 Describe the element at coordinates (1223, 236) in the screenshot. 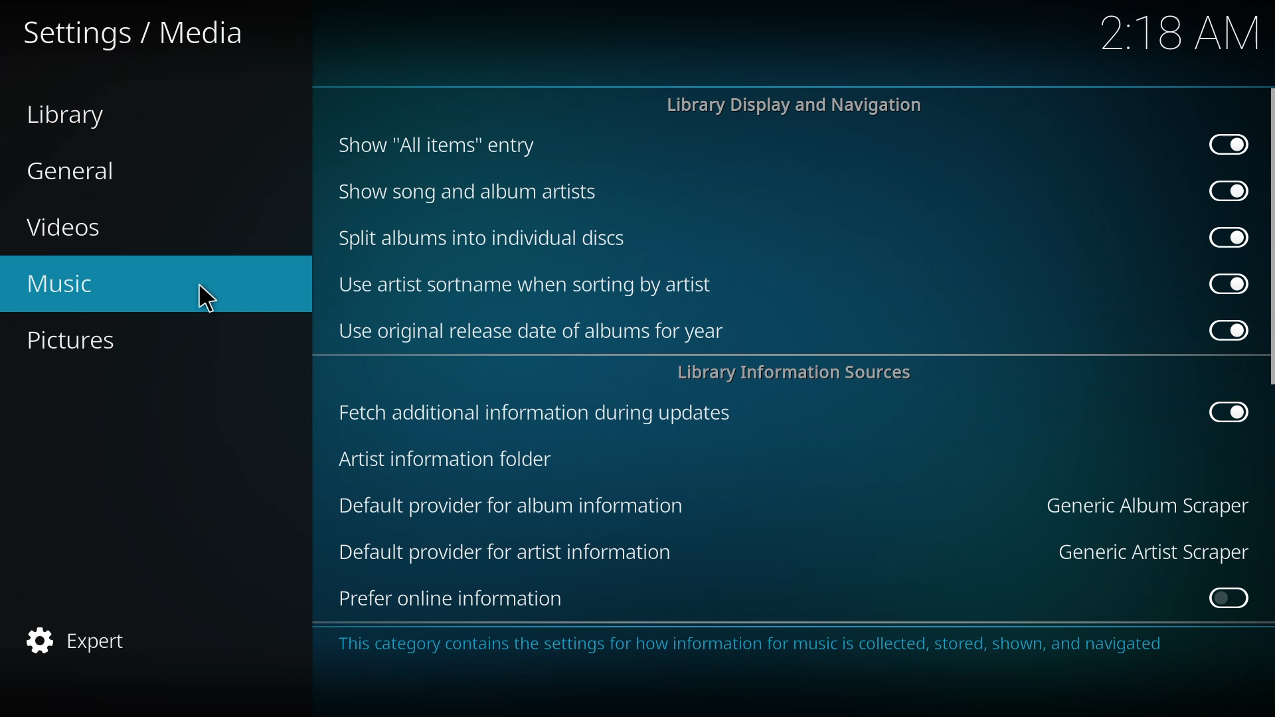

I see `enabled` at that location.